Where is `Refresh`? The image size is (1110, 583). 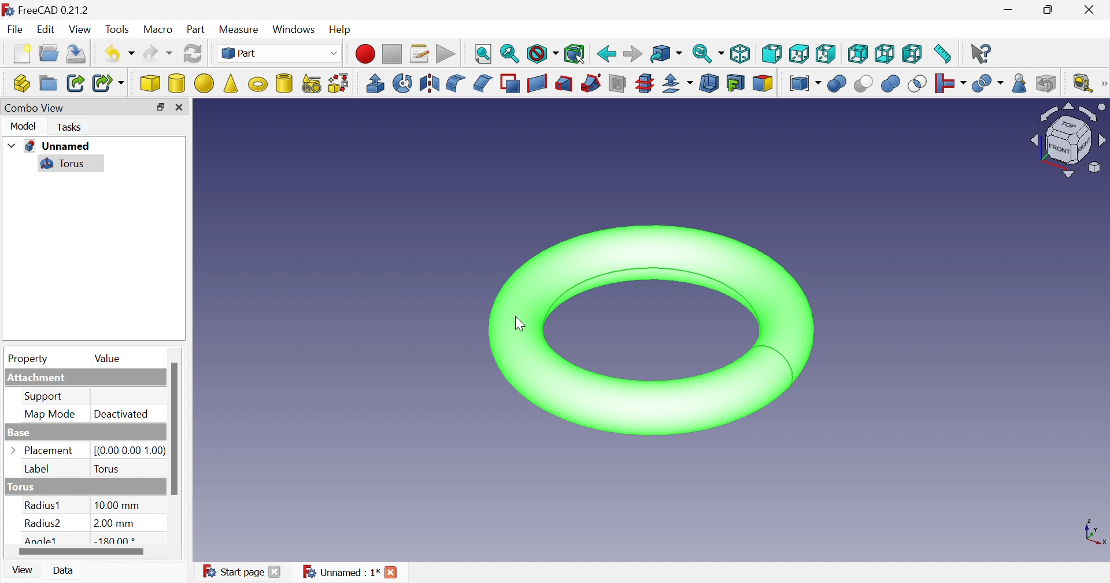 Refresh is located at coordinates (193, 53).